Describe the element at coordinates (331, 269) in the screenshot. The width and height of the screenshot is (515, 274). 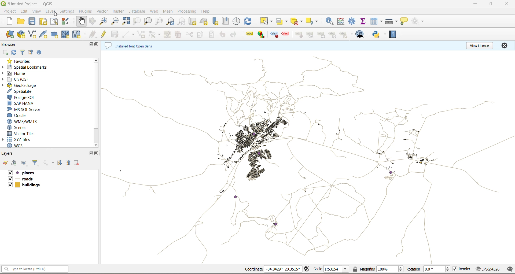
I see `scale` at that location.